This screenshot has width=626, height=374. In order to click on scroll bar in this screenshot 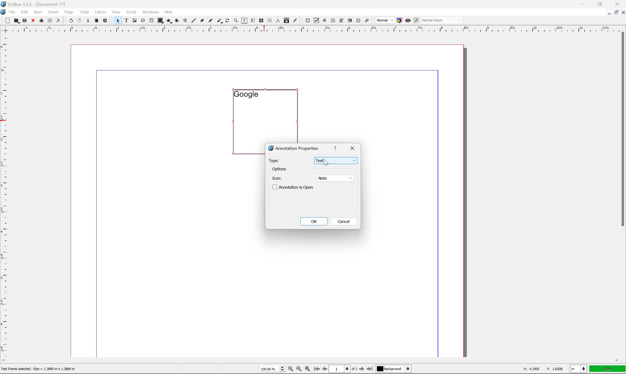, I will do `click(310, 360)`.